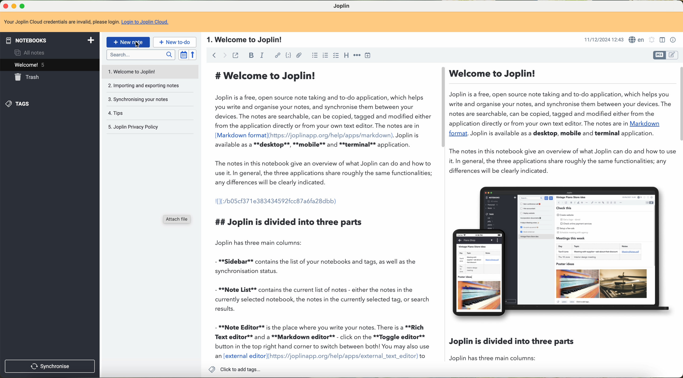 Image resolution: width=683 pixels, height=378 pixels. What do you see at coordinates (679, 104) in the screenshot?
I see `scroll bar` at bounding box center [679, 104].